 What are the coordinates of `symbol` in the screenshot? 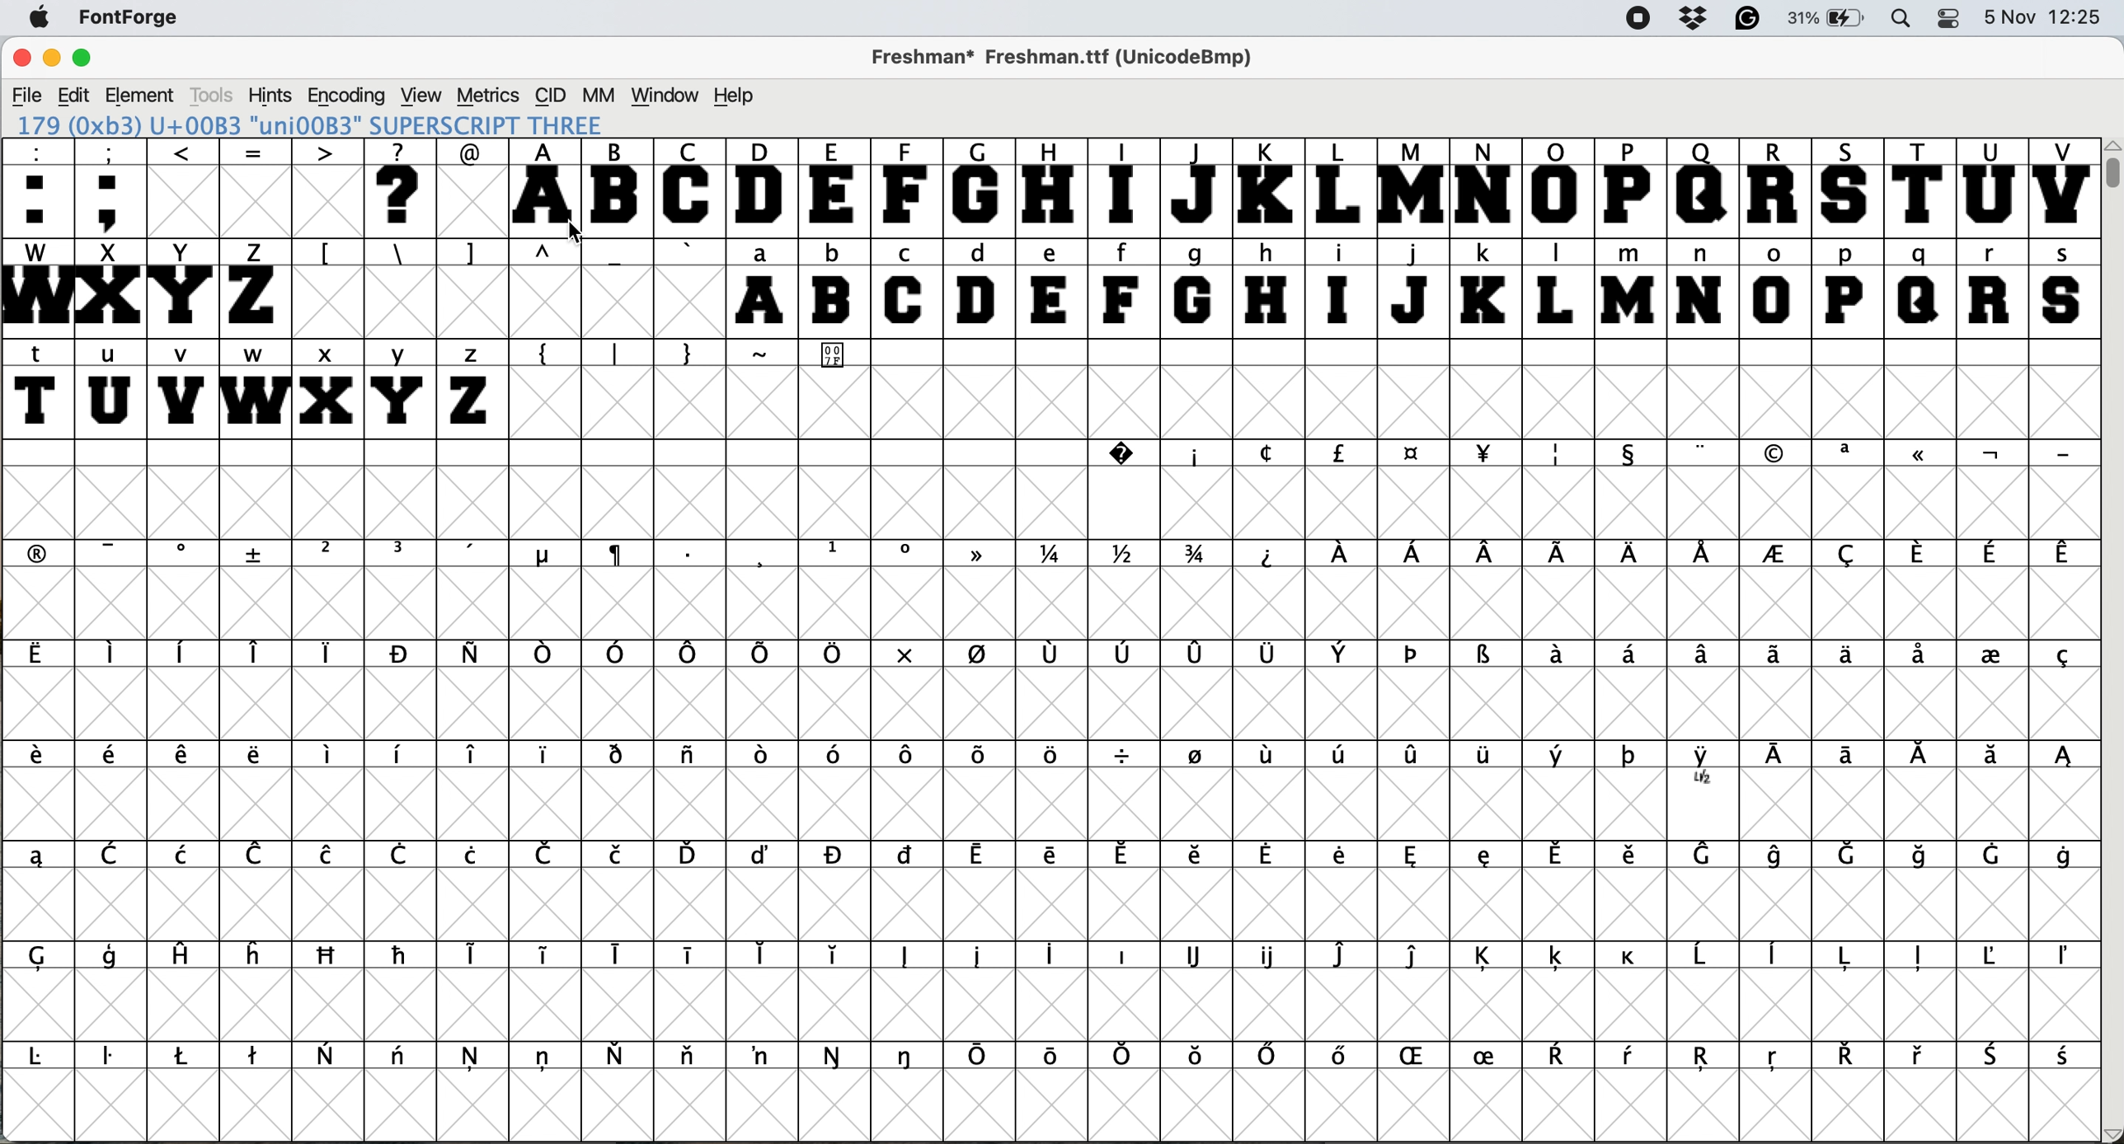 It's located at (1920, 457).